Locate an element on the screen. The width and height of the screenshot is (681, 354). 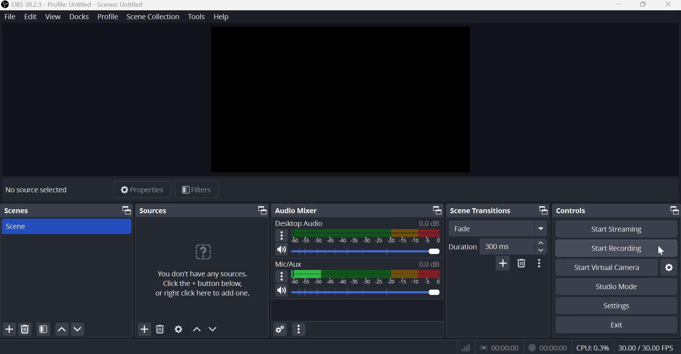
30.00/30.00 FPS is located at coordinates (645, 347).